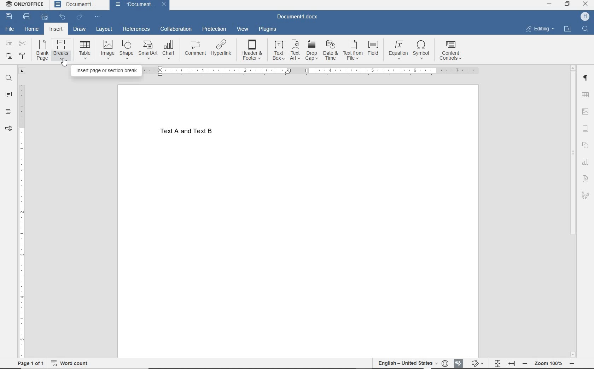 The height and width of the screenshot is (369, 594). I want to click on SAV, so click(8, 17).